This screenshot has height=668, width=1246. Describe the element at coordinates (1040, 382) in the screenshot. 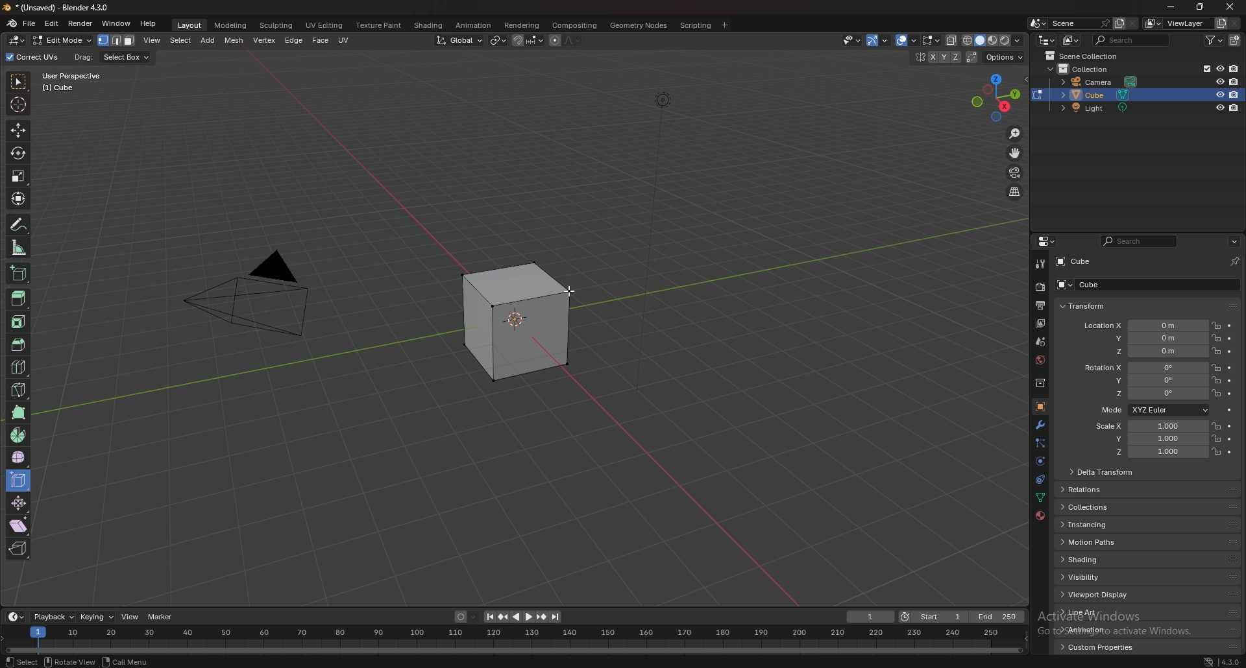

I see `collection` at that location.